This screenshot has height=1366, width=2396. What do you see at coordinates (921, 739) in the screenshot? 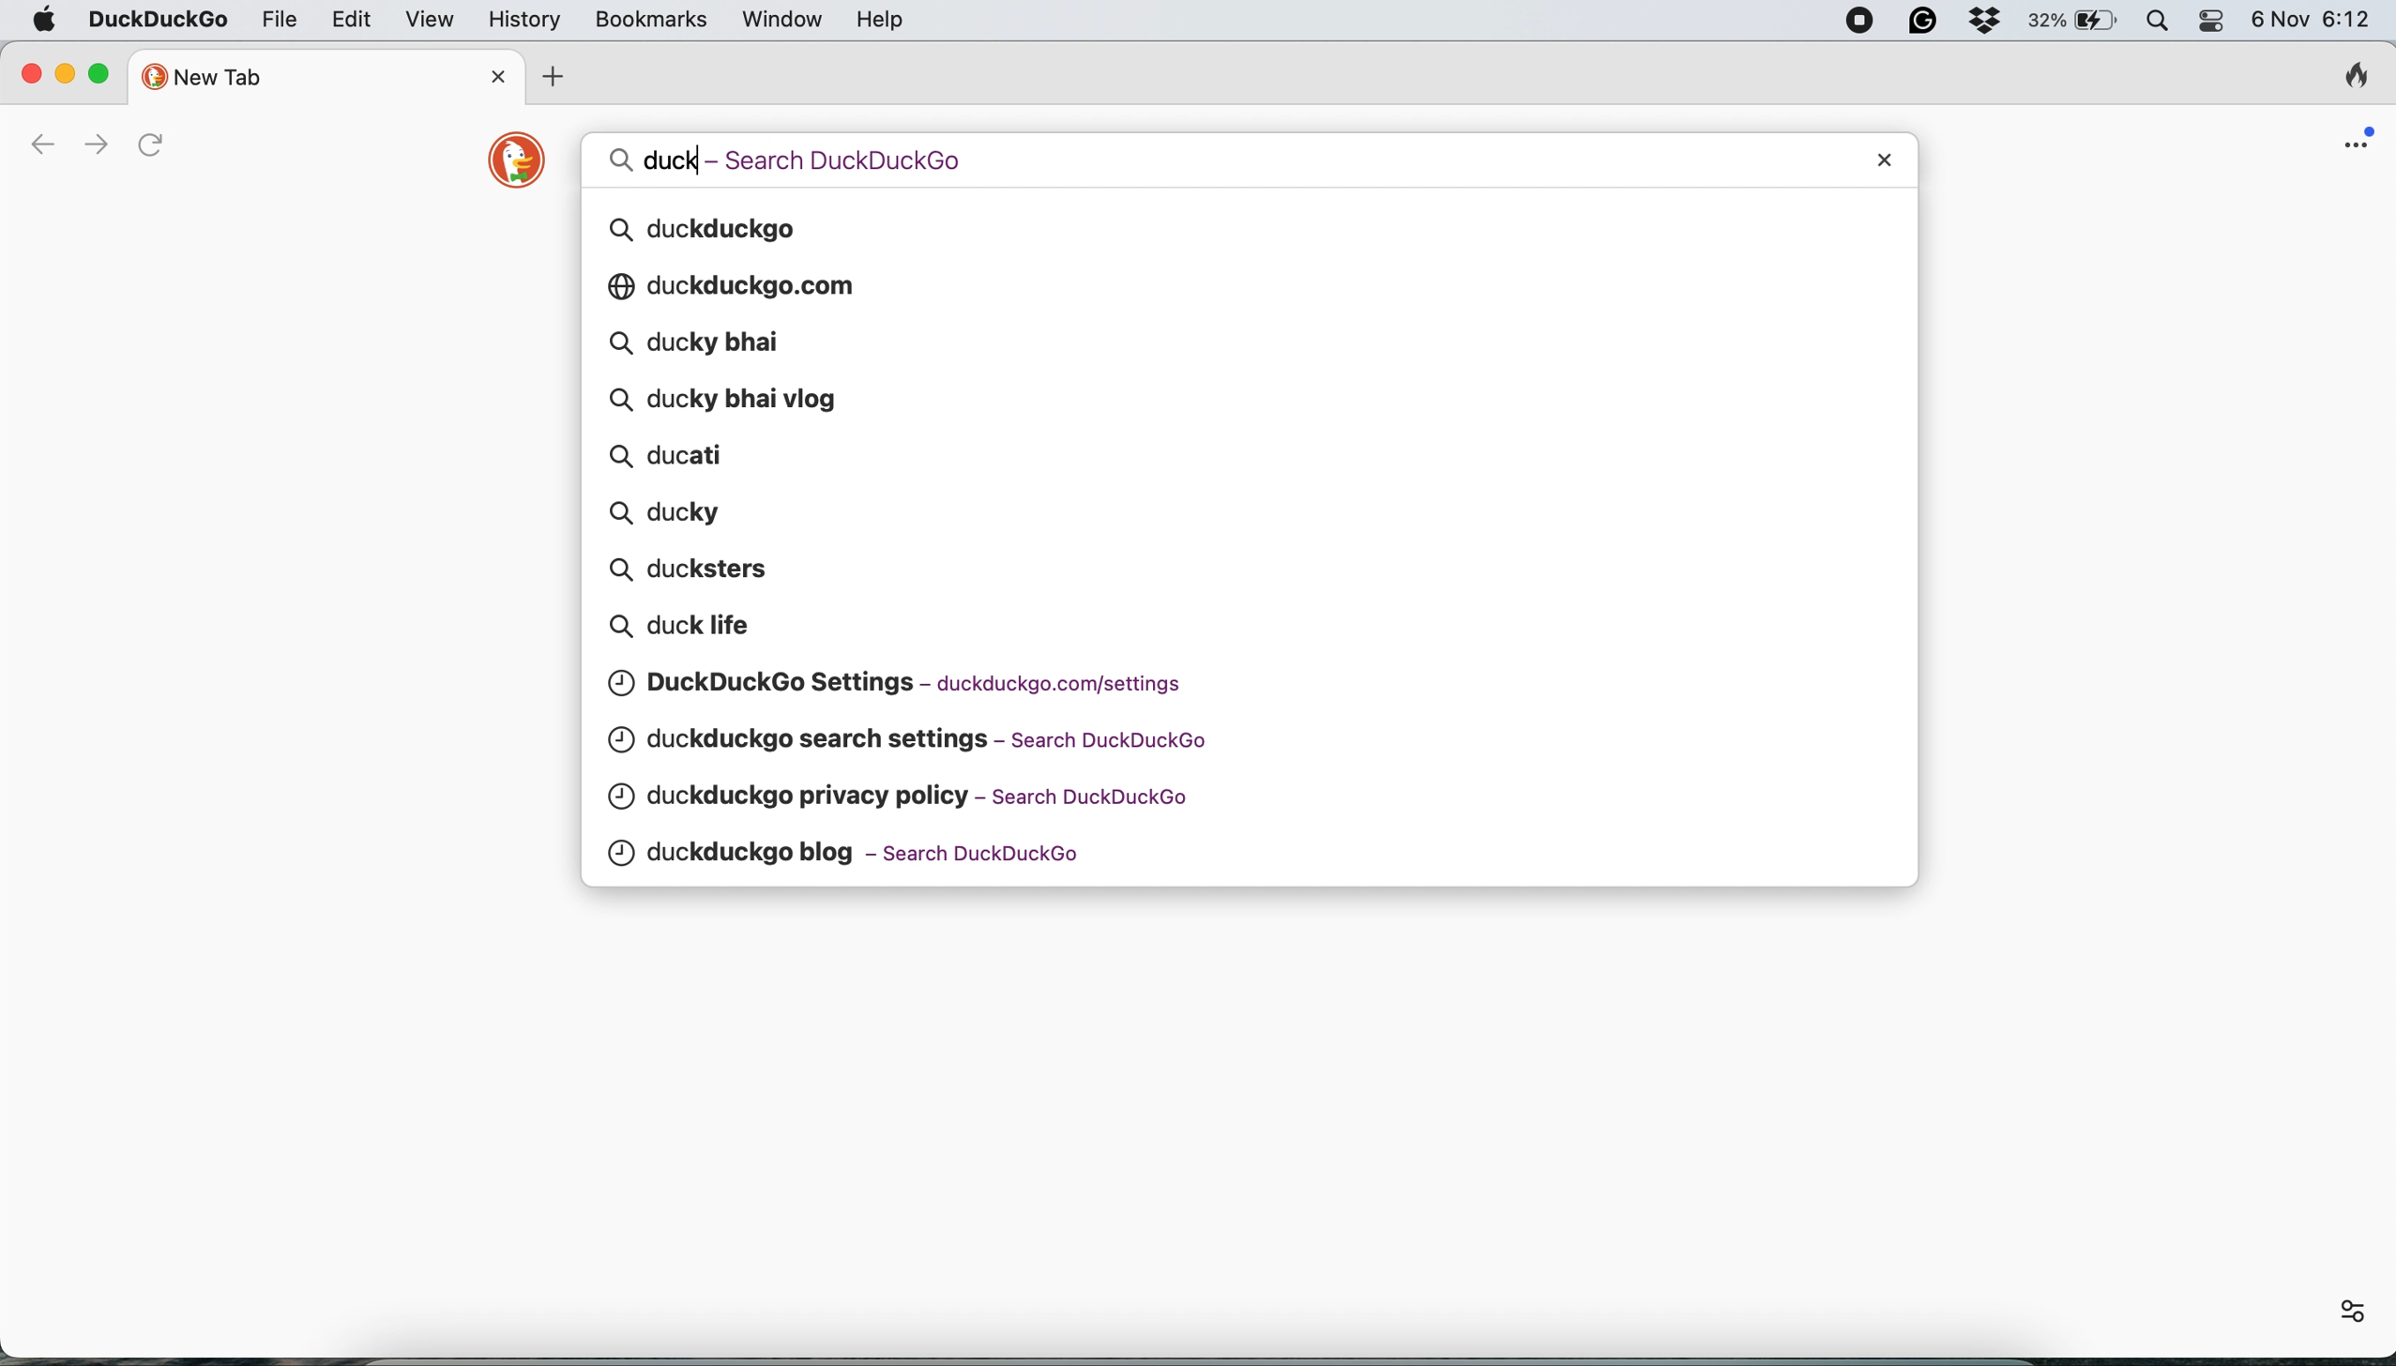
I see `duckduckgo search settings - Search DuckDuckGo` at bounding box center [921, 739].